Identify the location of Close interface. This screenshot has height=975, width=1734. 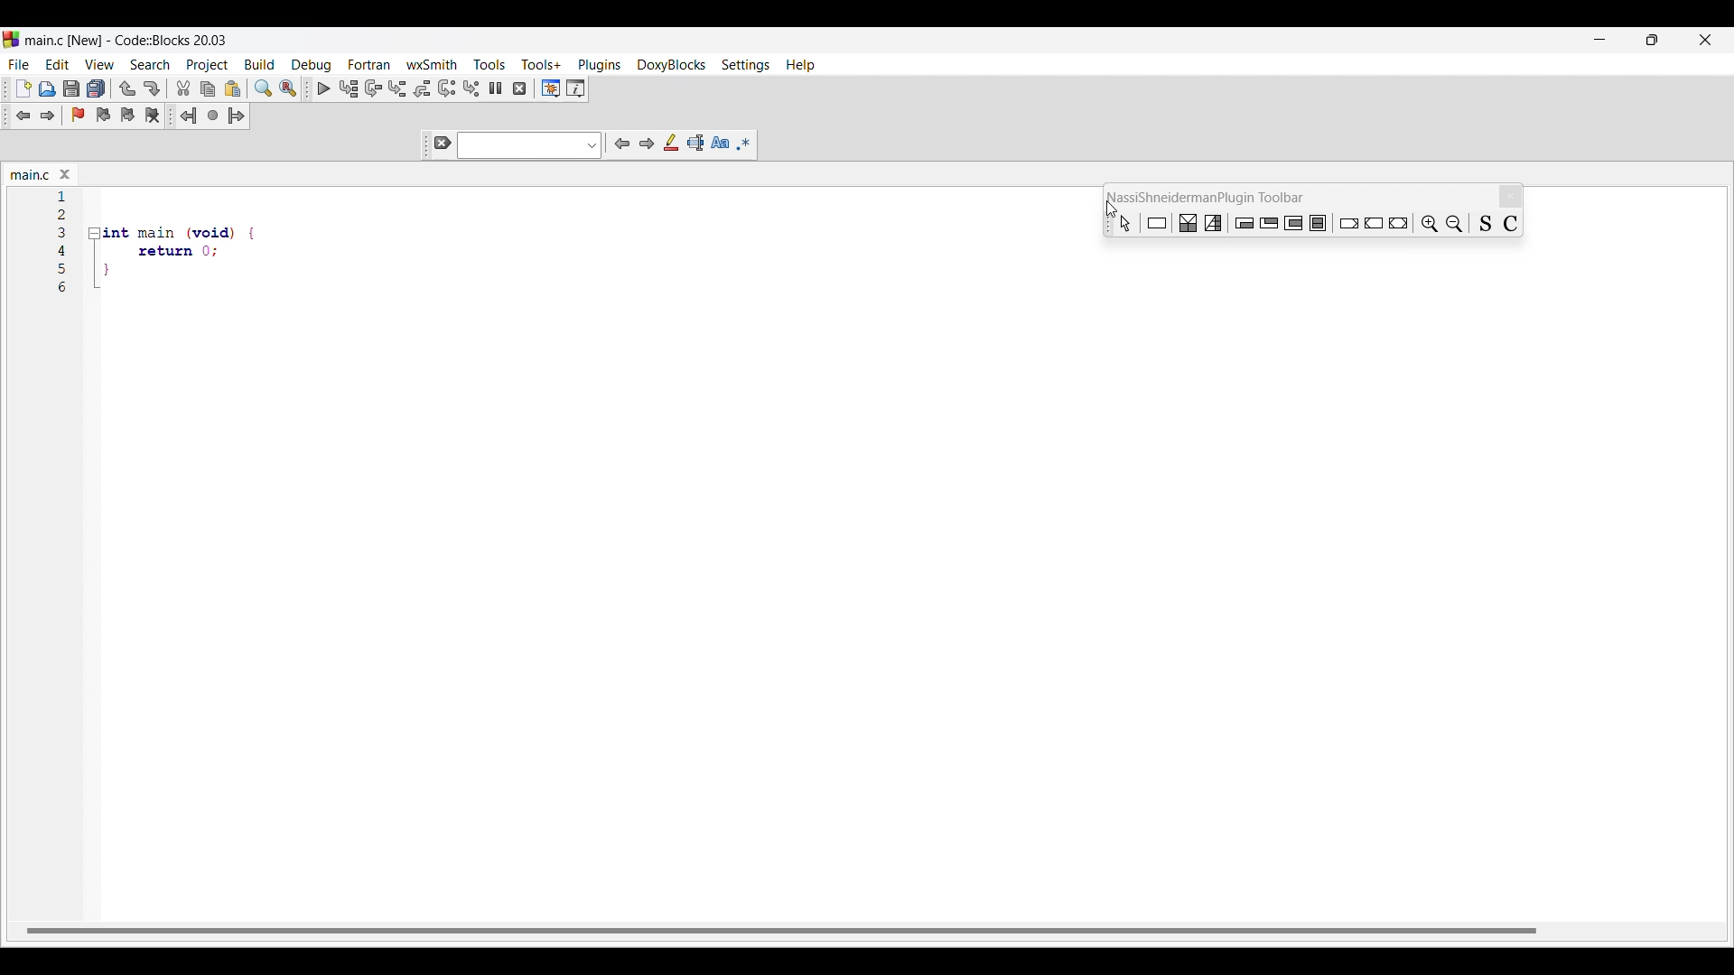
(1705, 40).